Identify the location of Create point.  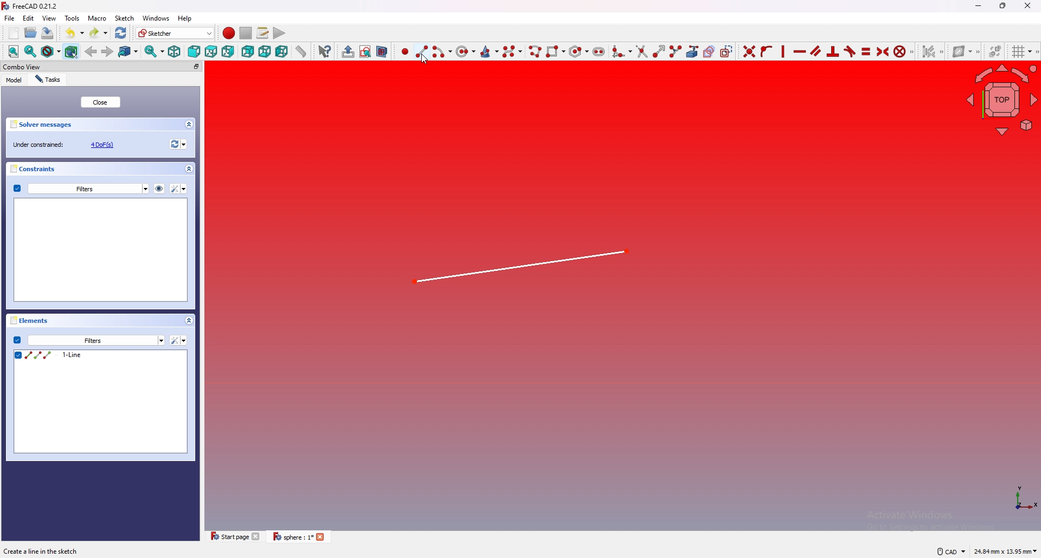
(403, 51).